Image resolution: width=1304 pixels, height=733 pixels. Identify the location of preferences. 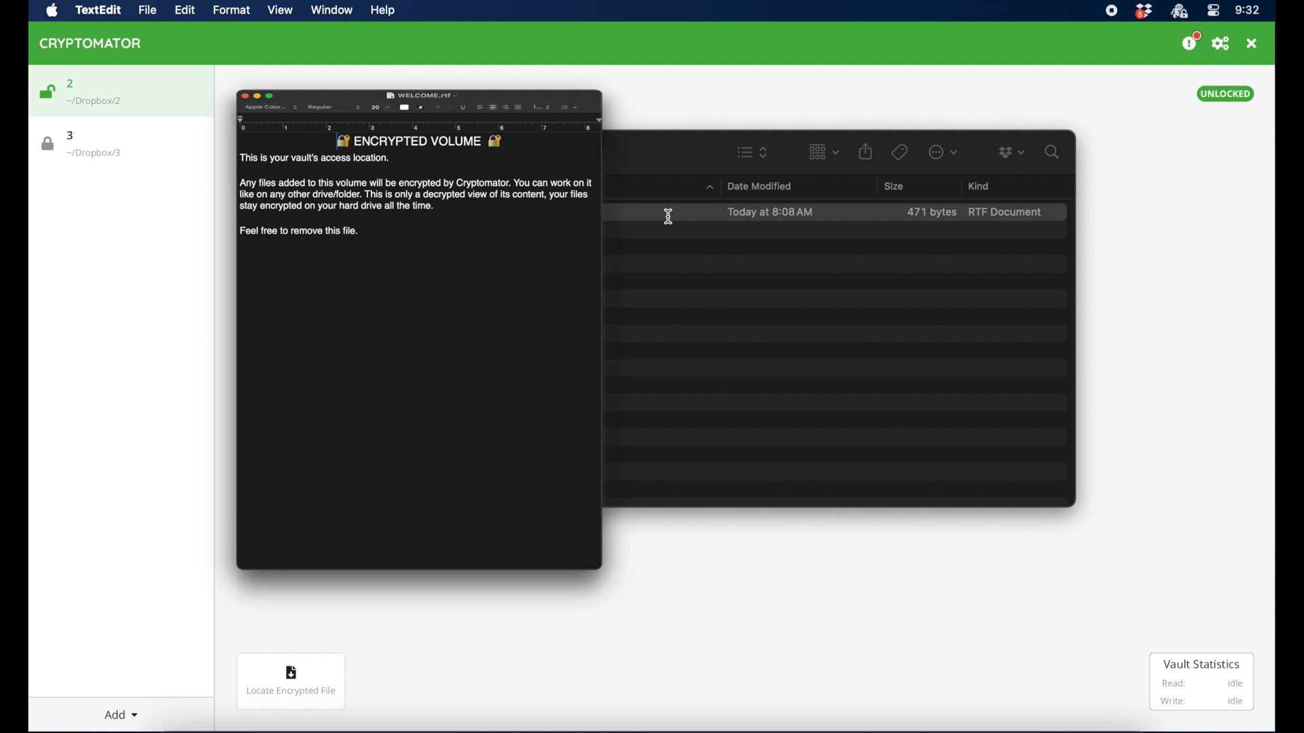
(1222, 43).